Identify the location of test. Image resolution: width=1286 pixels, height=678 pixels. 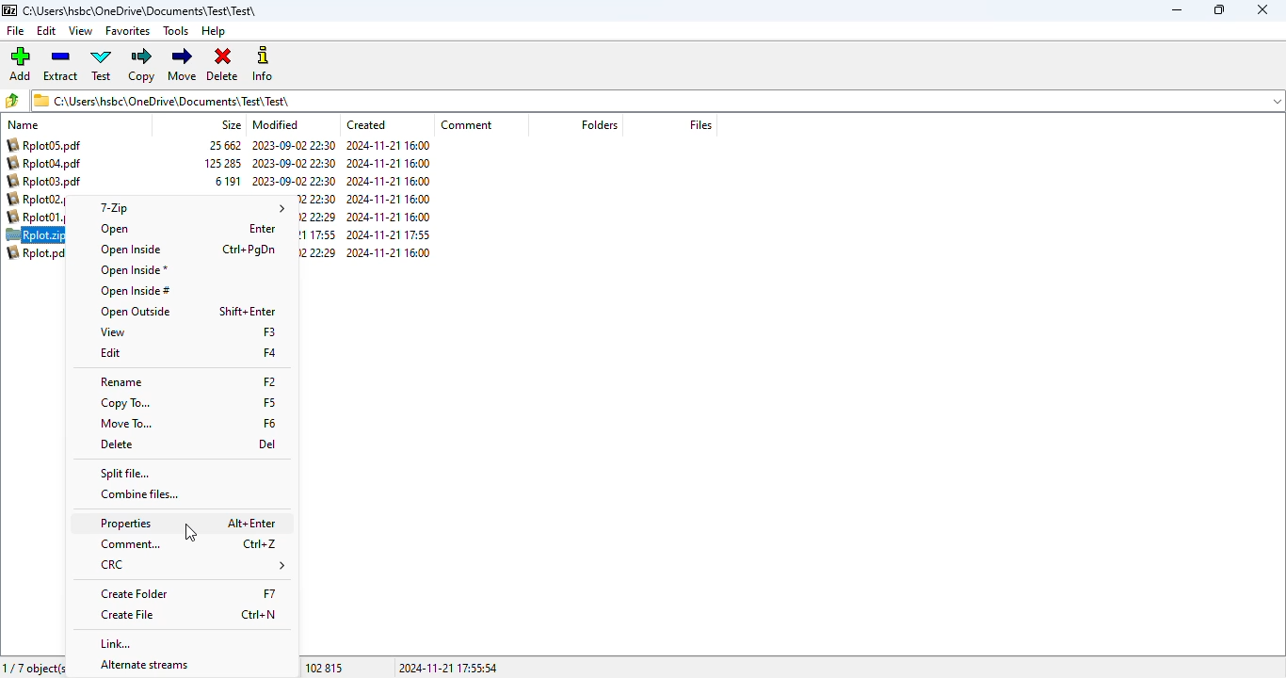
(102, 64).